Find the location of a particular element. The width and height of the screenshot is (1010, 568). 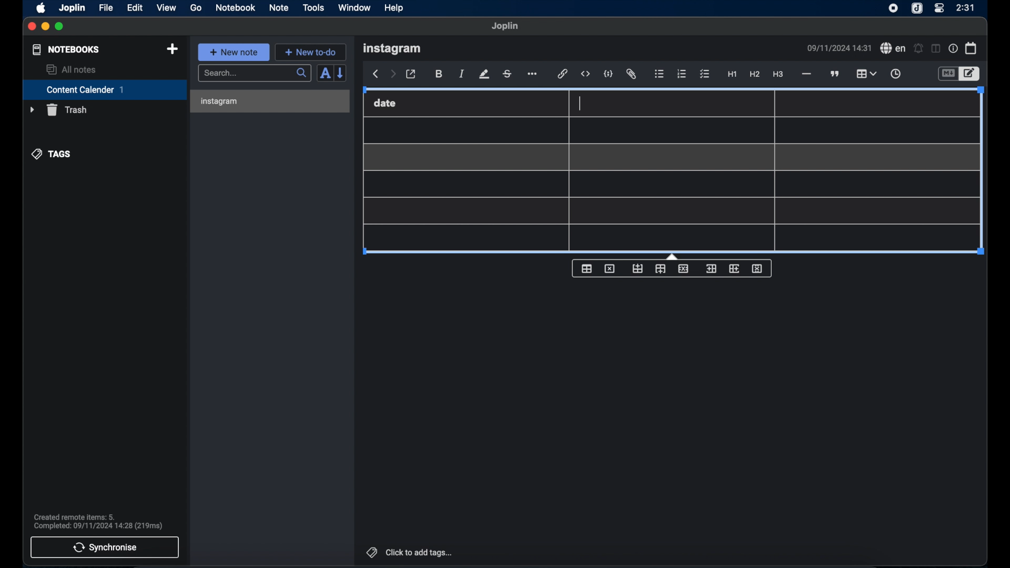

joplin icon is located at coordinates (916, 8).